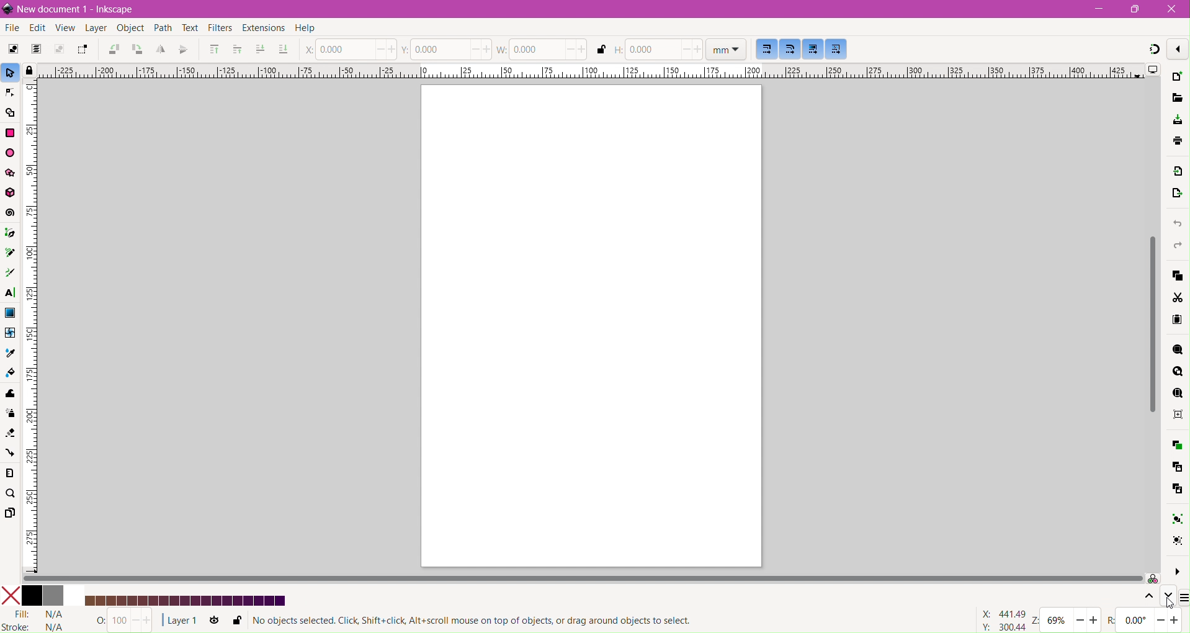 This screenshot has width=1190, height=633. What do you see at coordinates (13, 50) in the screenshot?
I see `Select All` at bounding box center [13, 50].